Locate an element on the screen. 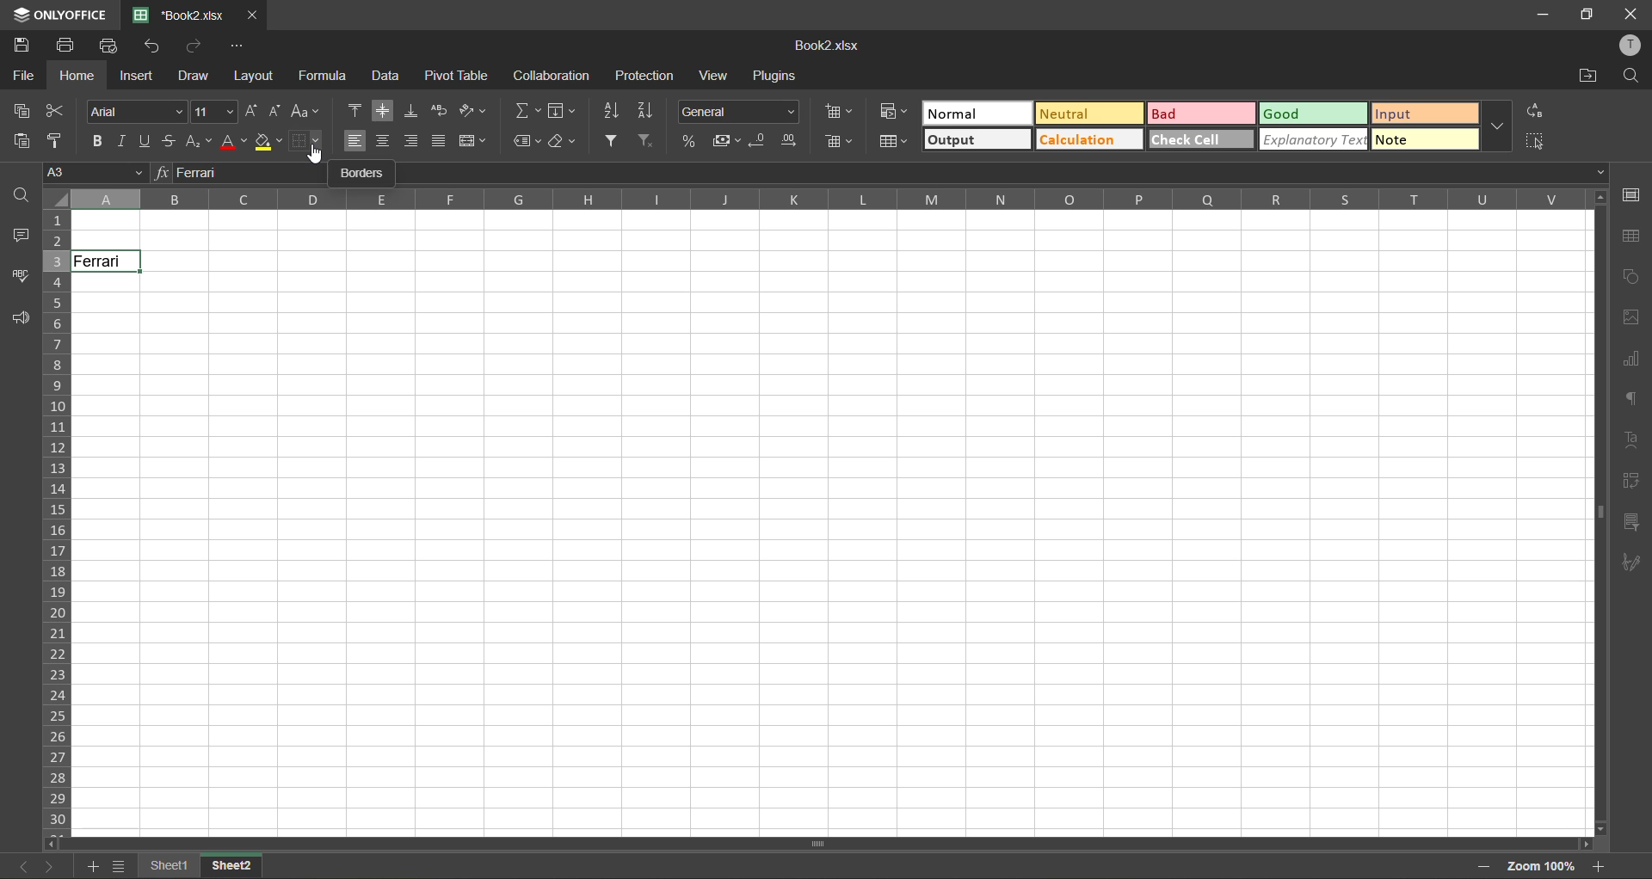  pivot table is located at coordinates (457, 74).